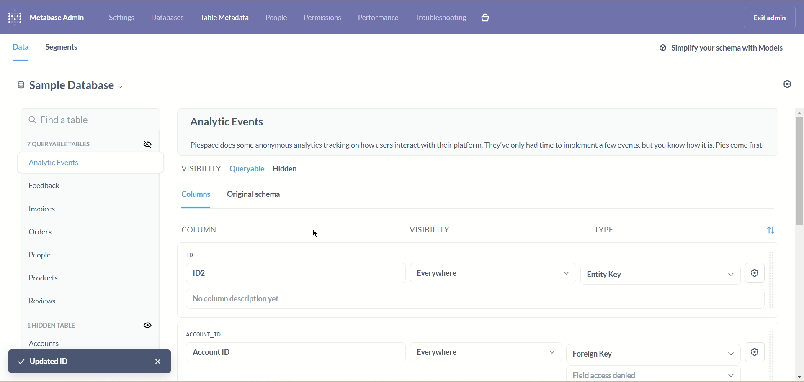 The width and height of the screenshot is (804, 382). Describe the element at coordinates (226, 18) in the screenshot. I see `Table metadata` at that location.